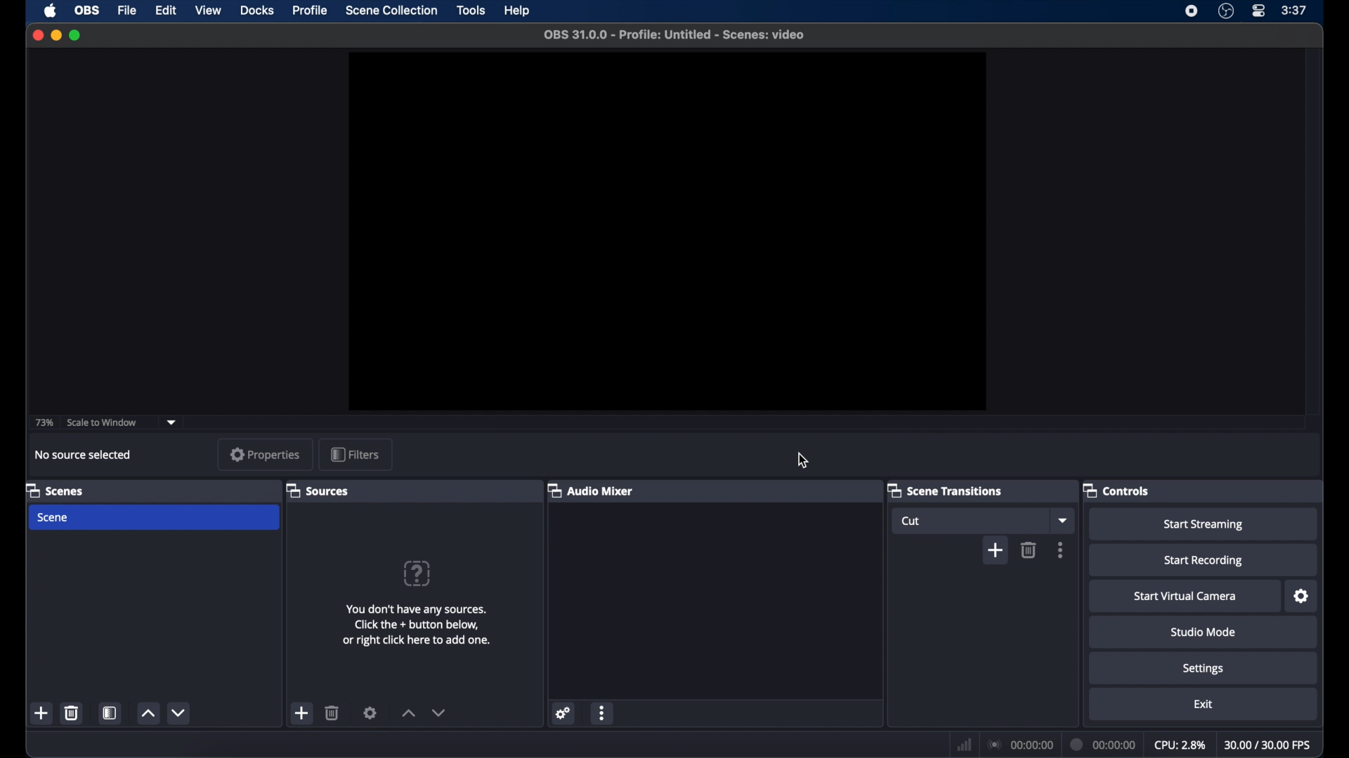  What do you see at coordinates (1302, 596) in the screenshot?
I see `settings` at bounding box center [1302, 596].